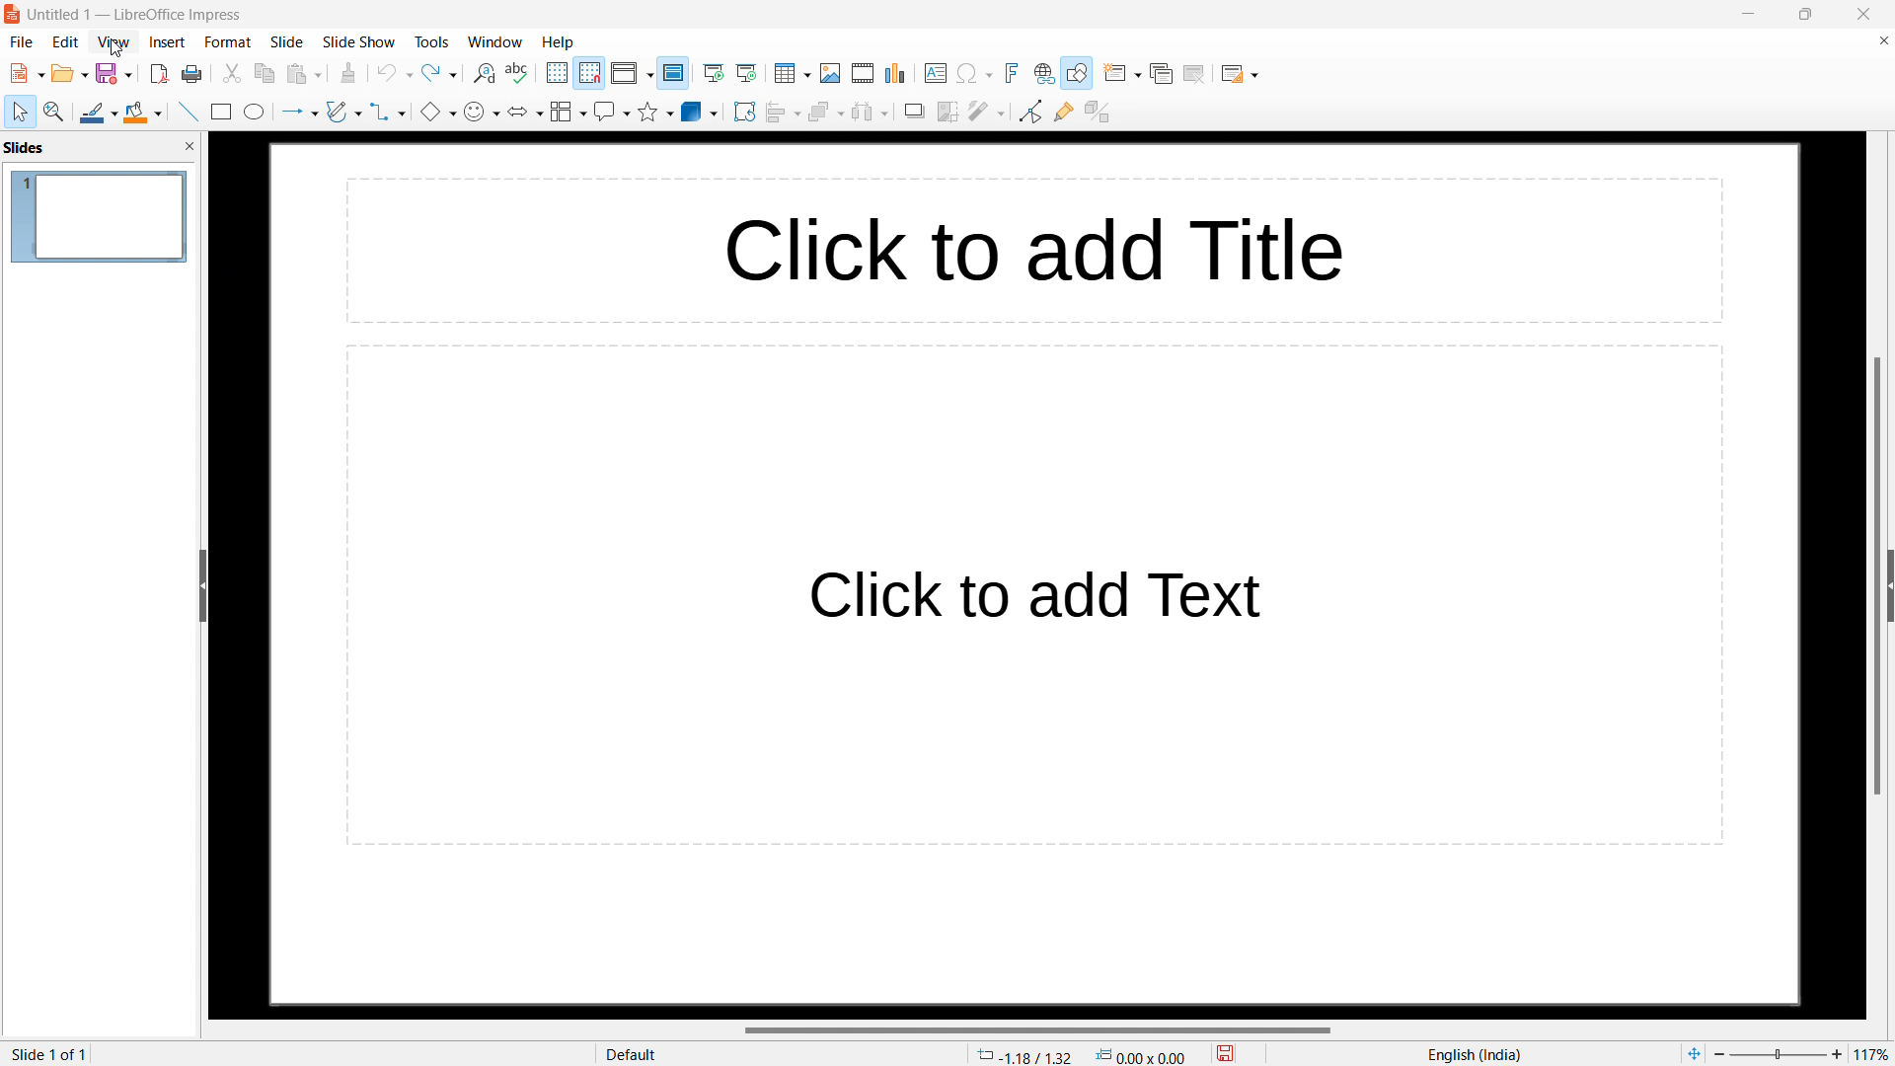 This screenshot has height=1066, width=1895. I want to click on rotate, so click(744, 113).